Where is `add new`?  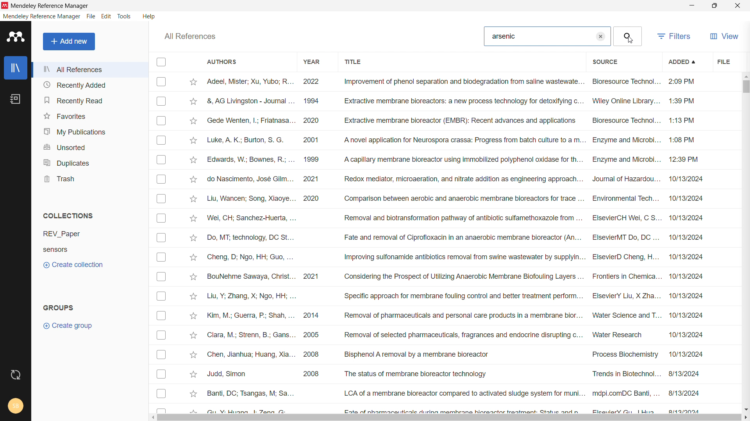
add new is located at coordinates (69, 42).